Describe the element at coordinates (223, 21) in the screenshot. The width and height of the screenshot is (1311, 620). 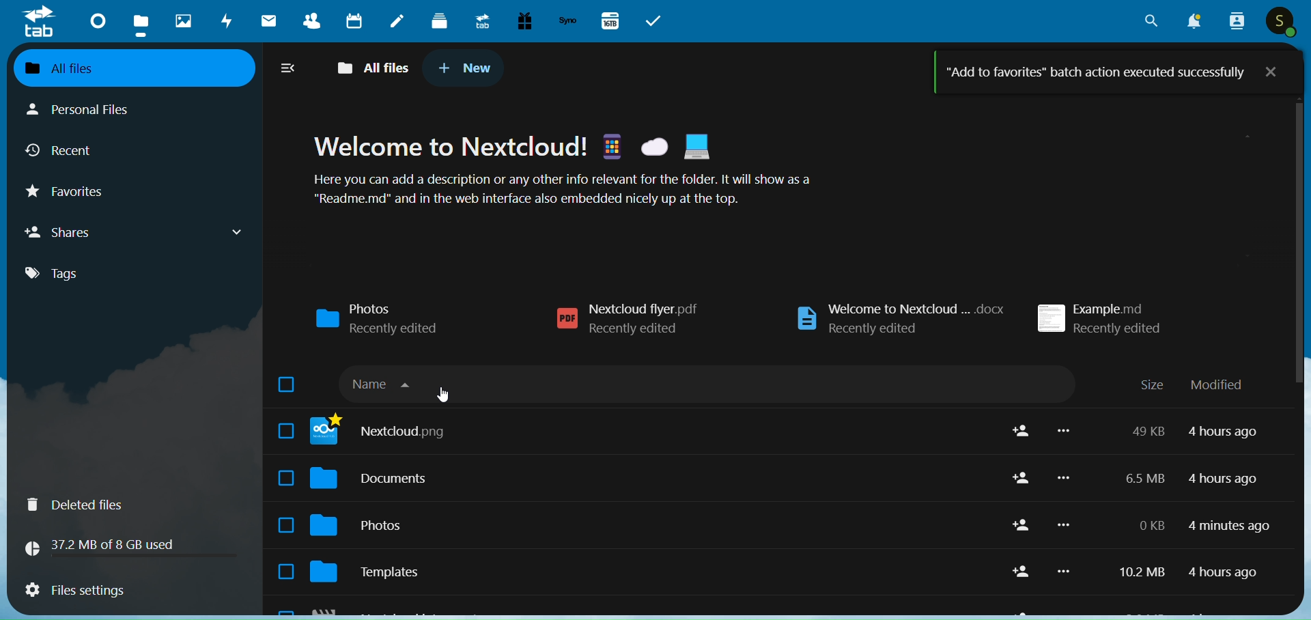
I see `activity` at that location.